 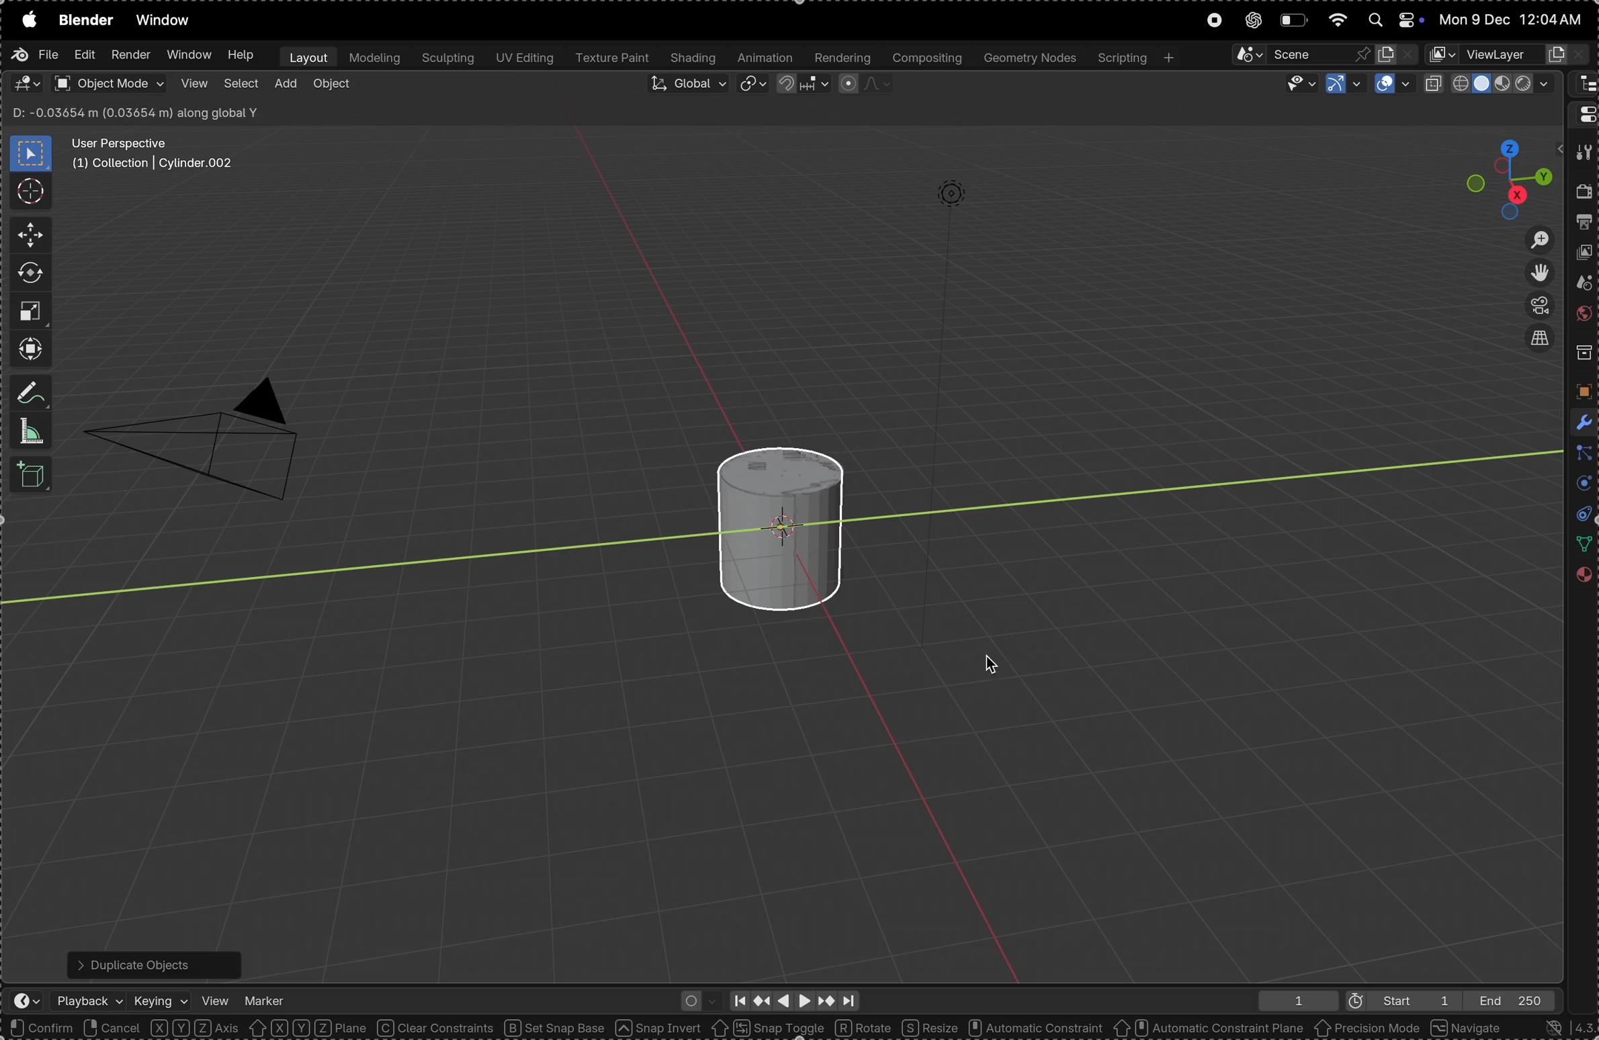 I want to click on tool, so click(x=1582, y=153).